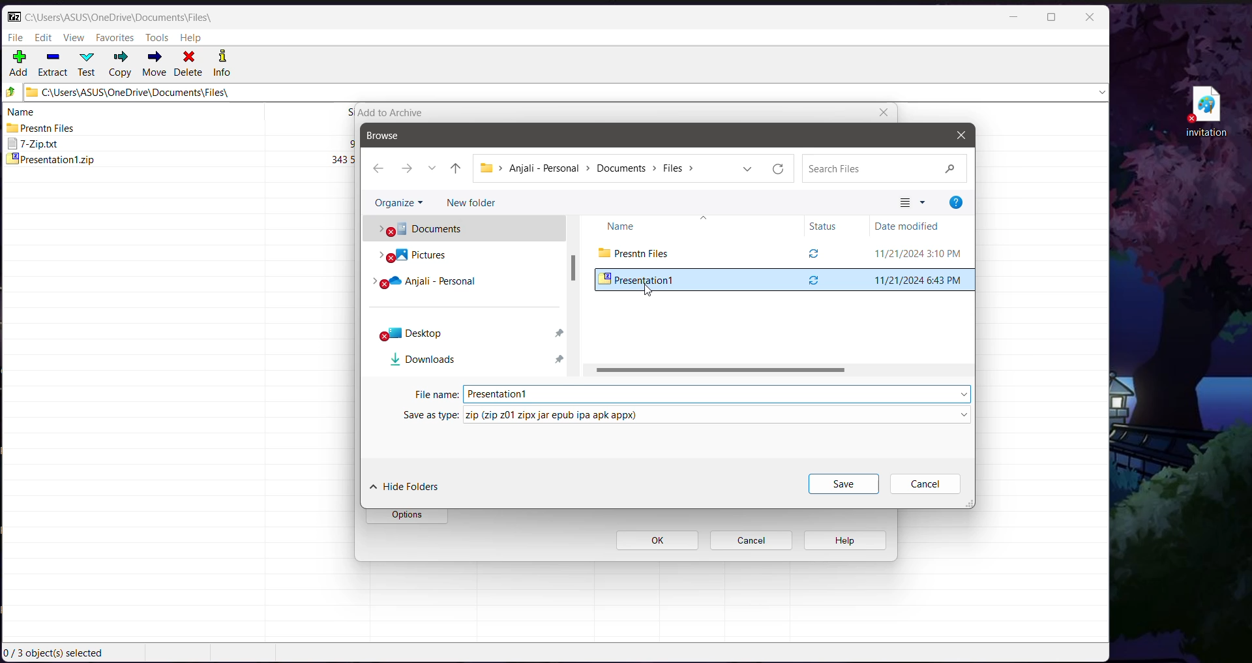  I want to click on Test, so click(88, 63).